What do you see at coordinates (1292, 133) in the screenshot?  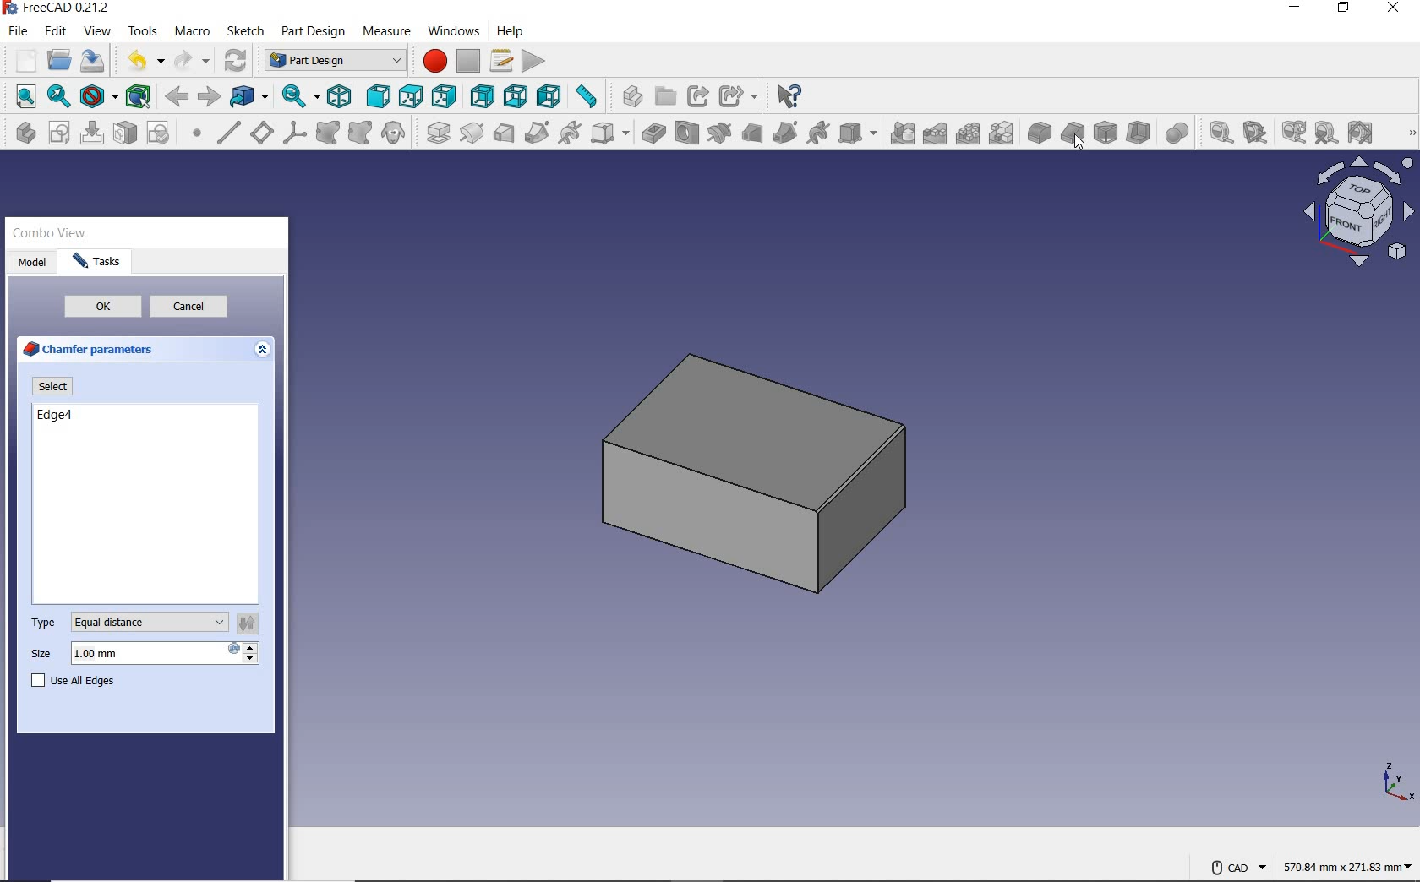 I see `refresh` at bounding box center [1292, 133].